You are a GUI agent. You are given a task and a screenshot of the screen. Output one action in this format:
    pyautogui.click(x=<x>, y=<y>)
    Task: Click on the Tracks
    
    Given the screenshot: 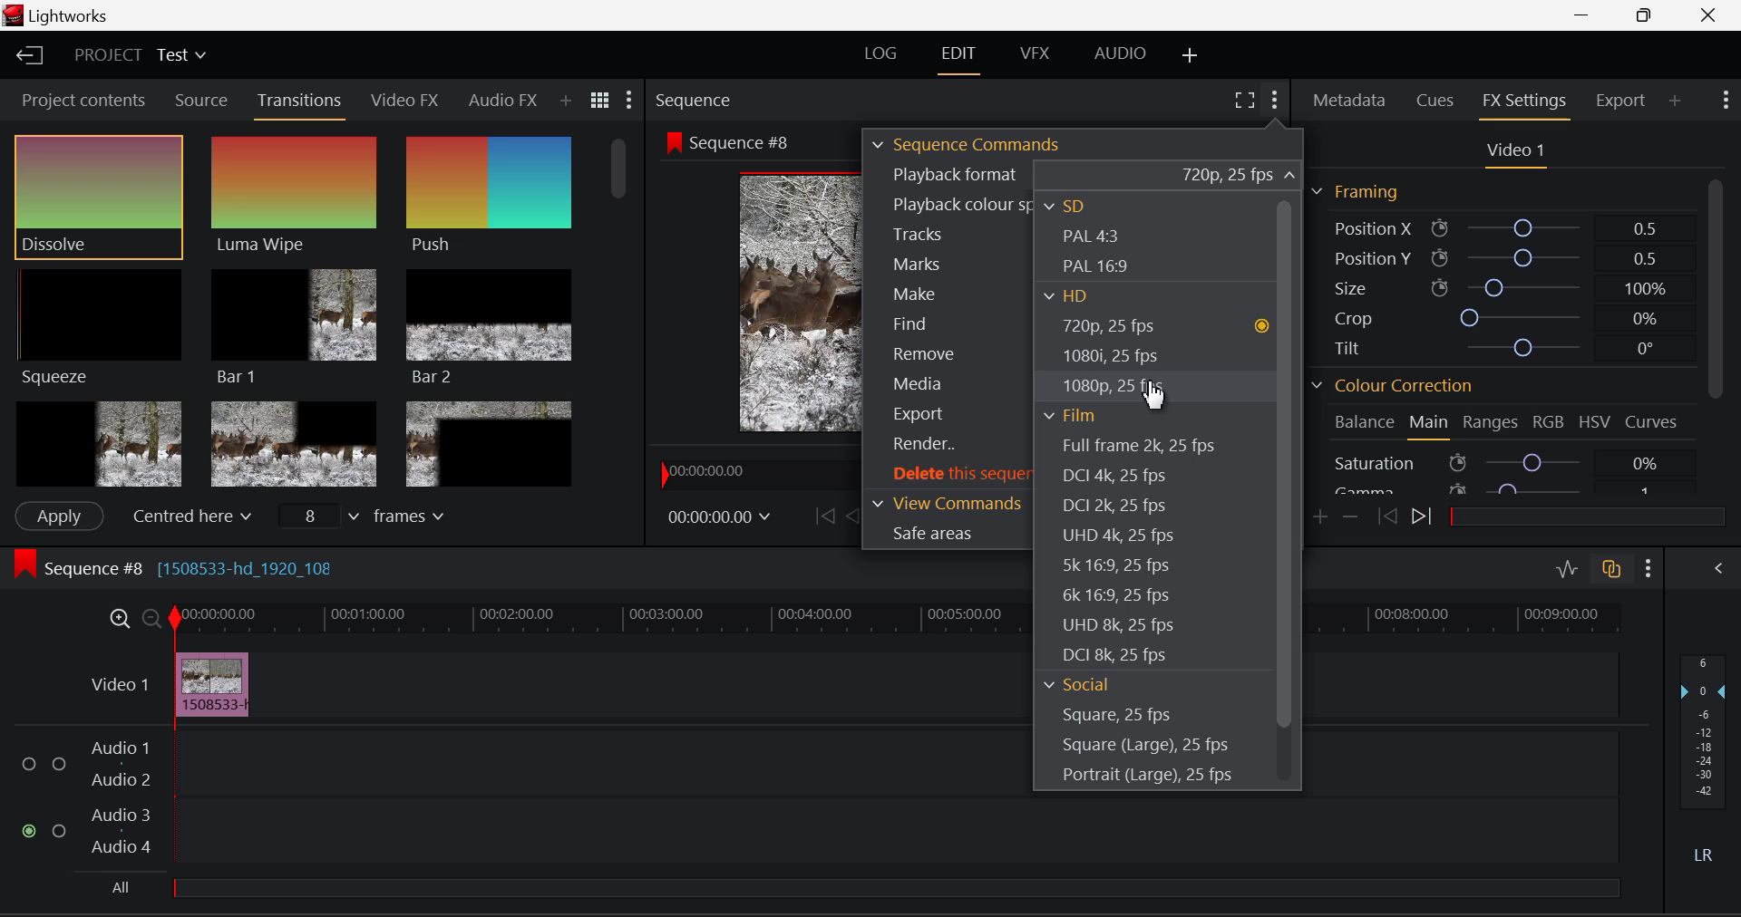 What is the action you would take?
    pyautogui.click(x=946, y=233)
    